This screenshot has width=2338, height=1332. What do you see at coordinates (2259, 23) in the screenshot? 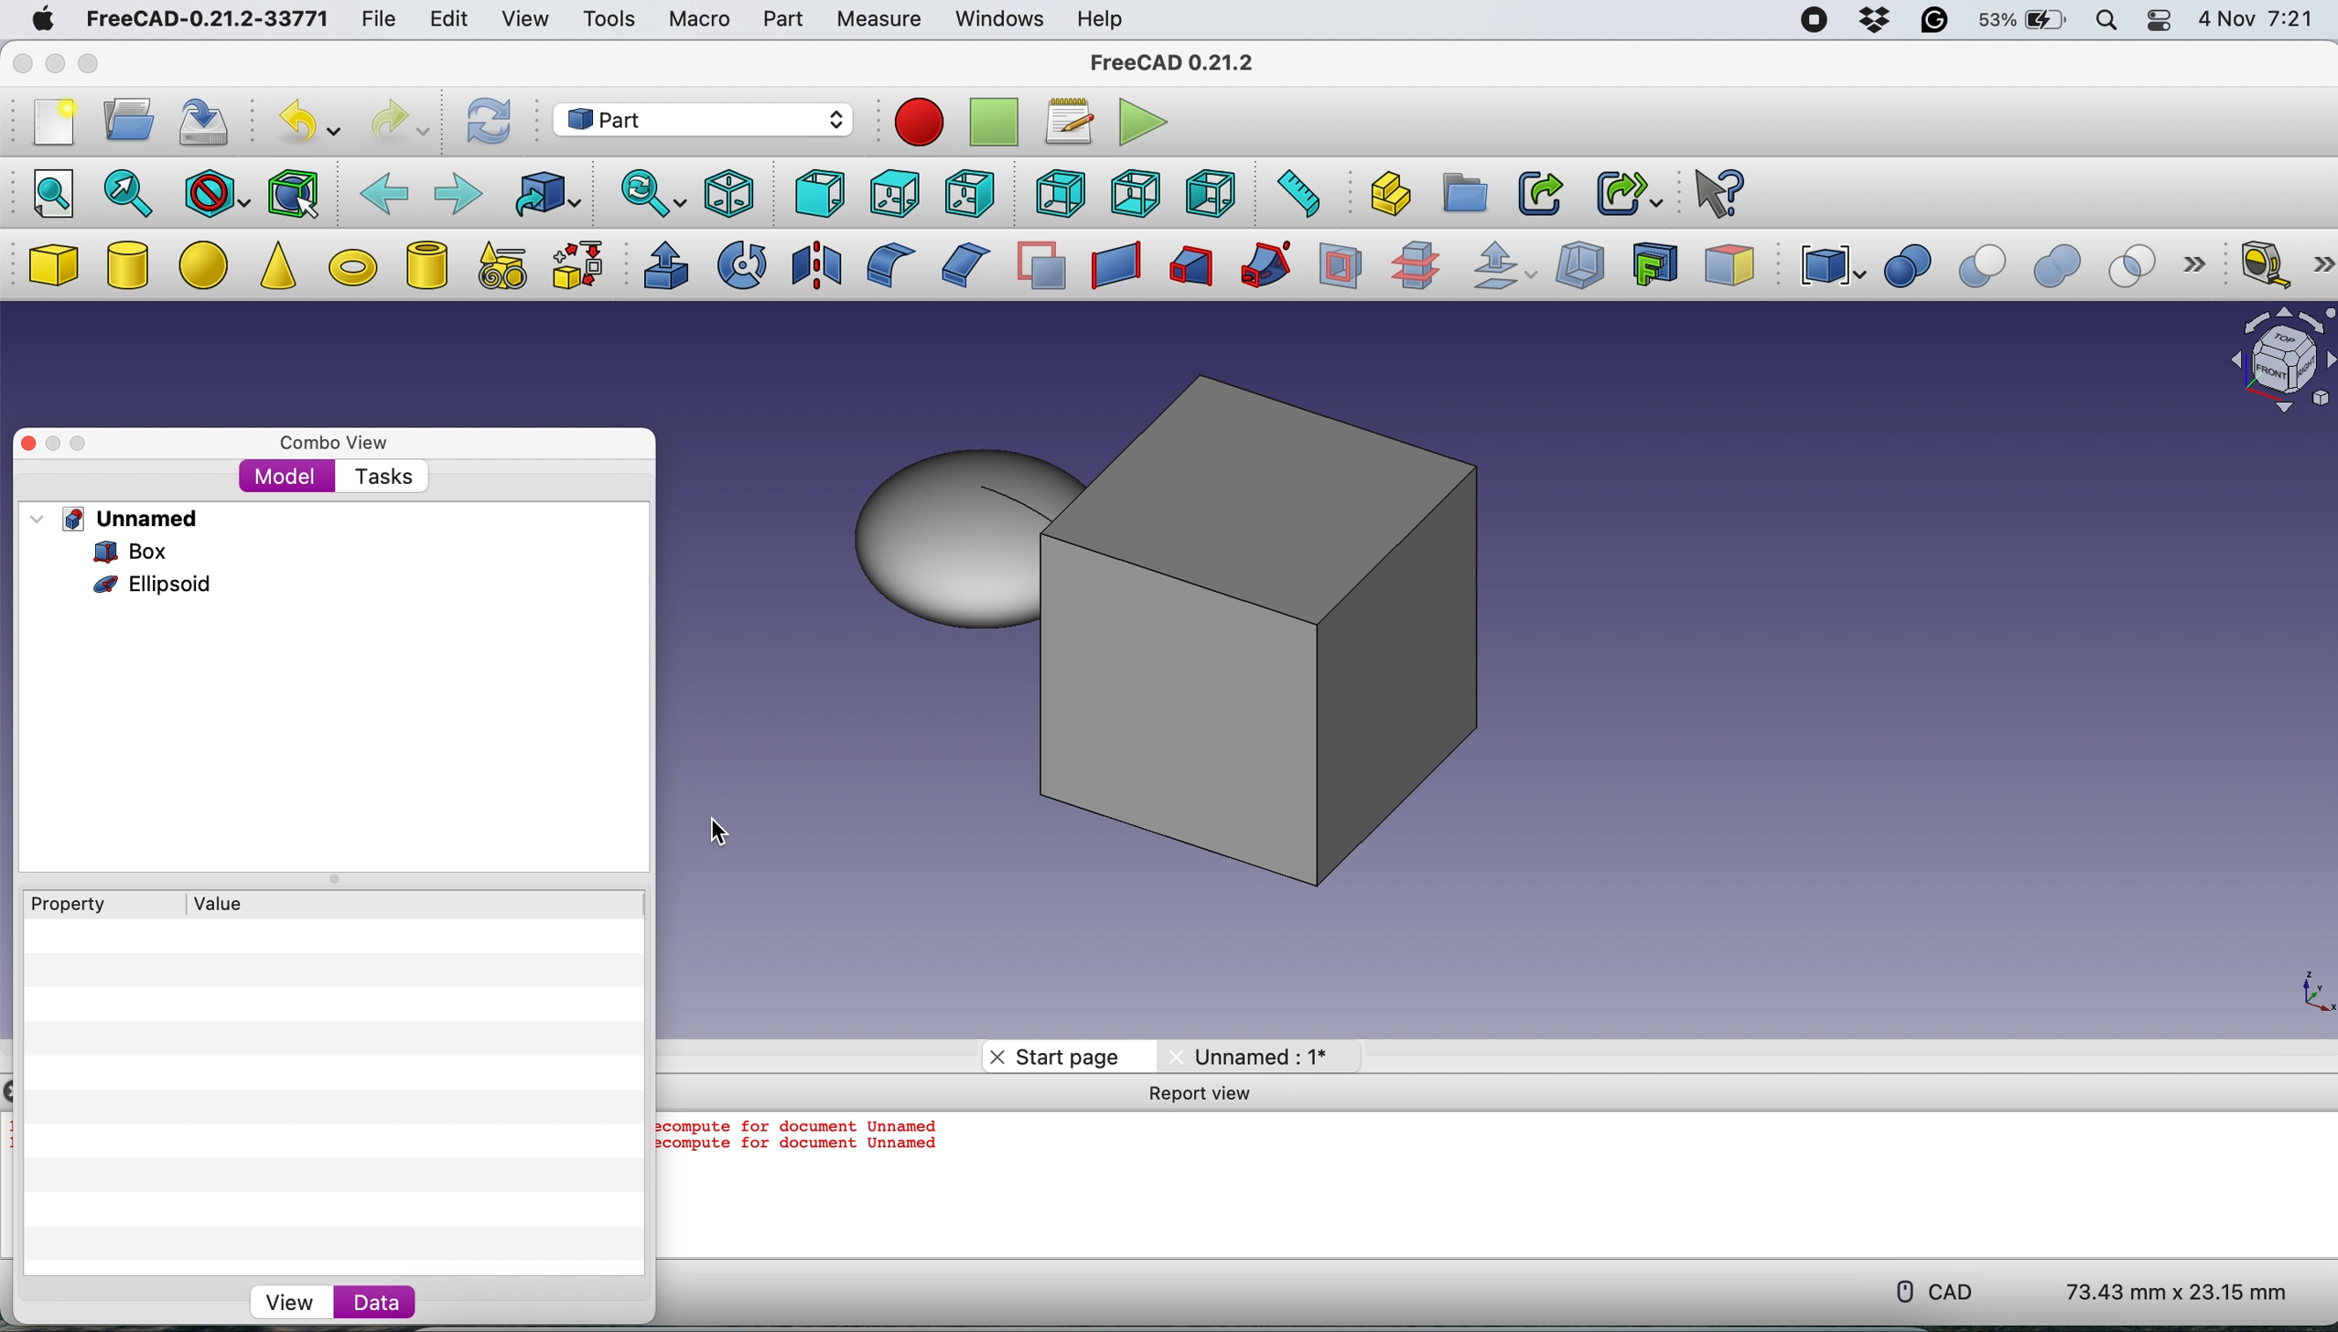
I see `4 Nov 7:21` at bounding box center [2259, 23].